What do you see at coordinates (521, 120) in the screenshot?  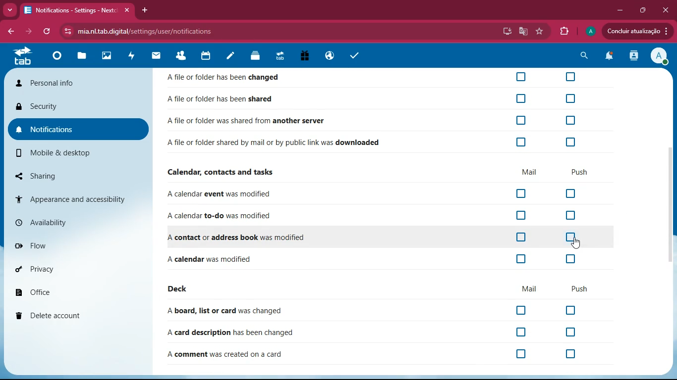 I see `off` at bounding box center [521, 120].